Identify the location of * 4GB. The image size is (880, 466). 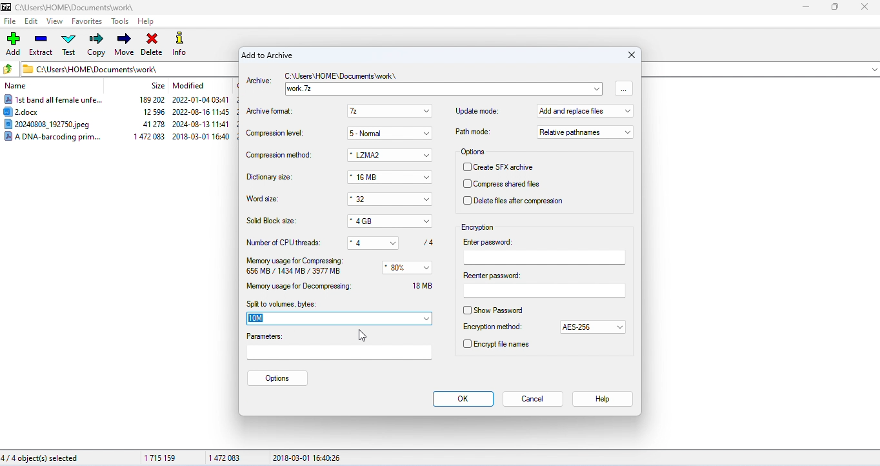
(382, 221).